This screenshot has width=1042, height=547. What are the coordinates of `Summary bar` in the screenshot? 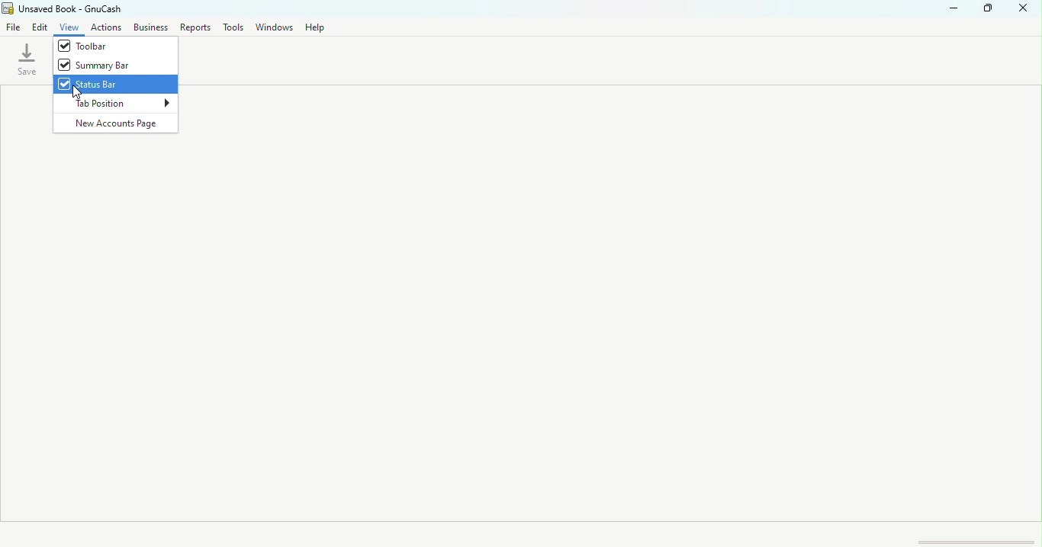 It's located at (95, 63).